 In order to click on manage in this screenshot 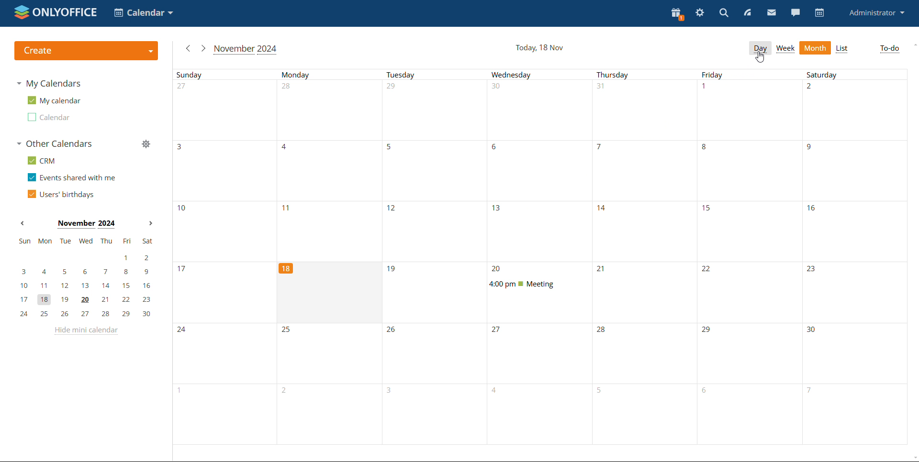, I will do `click(146, 144)`.